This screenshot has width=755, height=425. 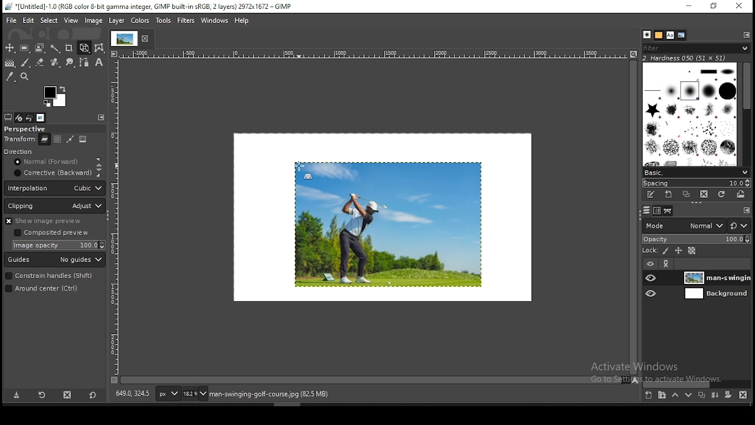 What do you see at coordinates (25, 77) in the screenshot?
I see `zoom tool` at bounding box center [25, 77].